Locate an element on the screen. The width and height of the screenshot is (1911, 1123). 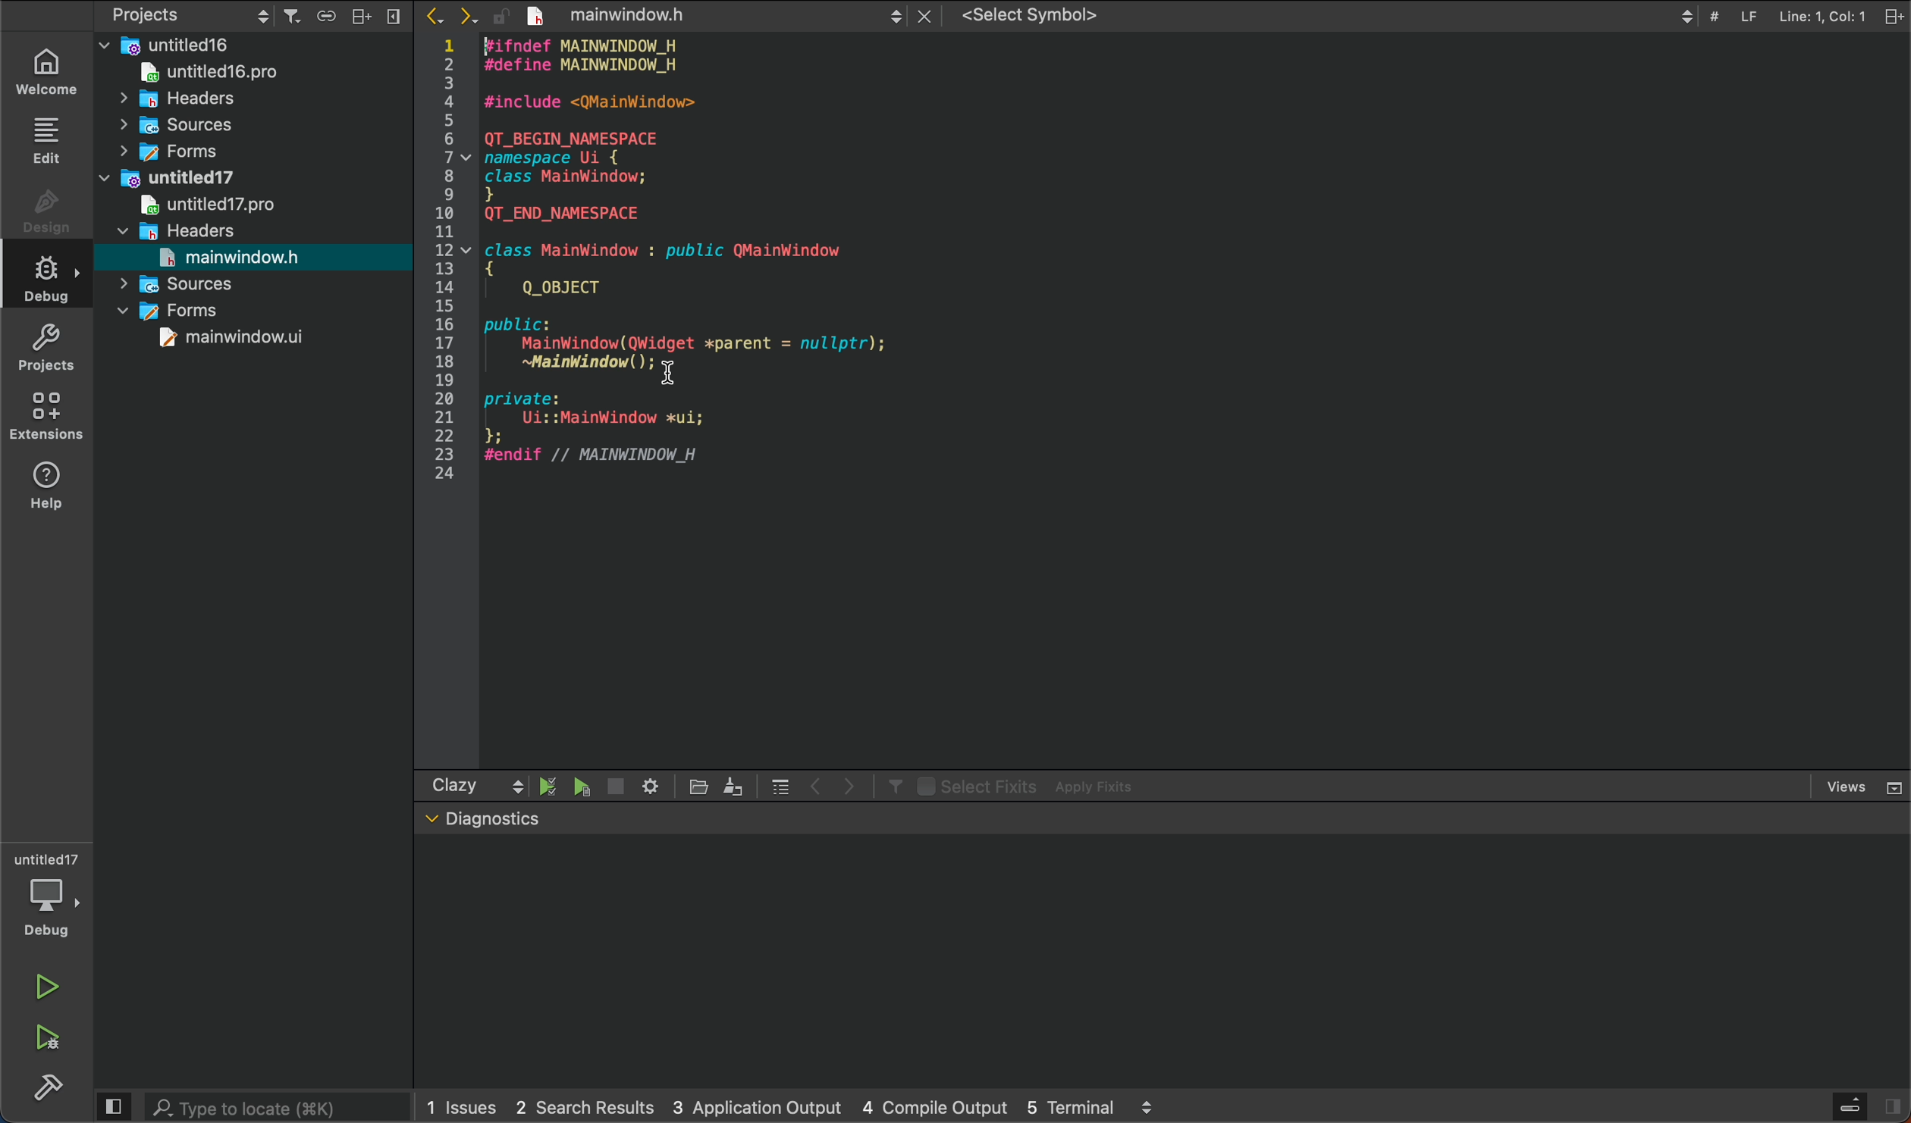
# LF is located at coordinates (1733, 19).